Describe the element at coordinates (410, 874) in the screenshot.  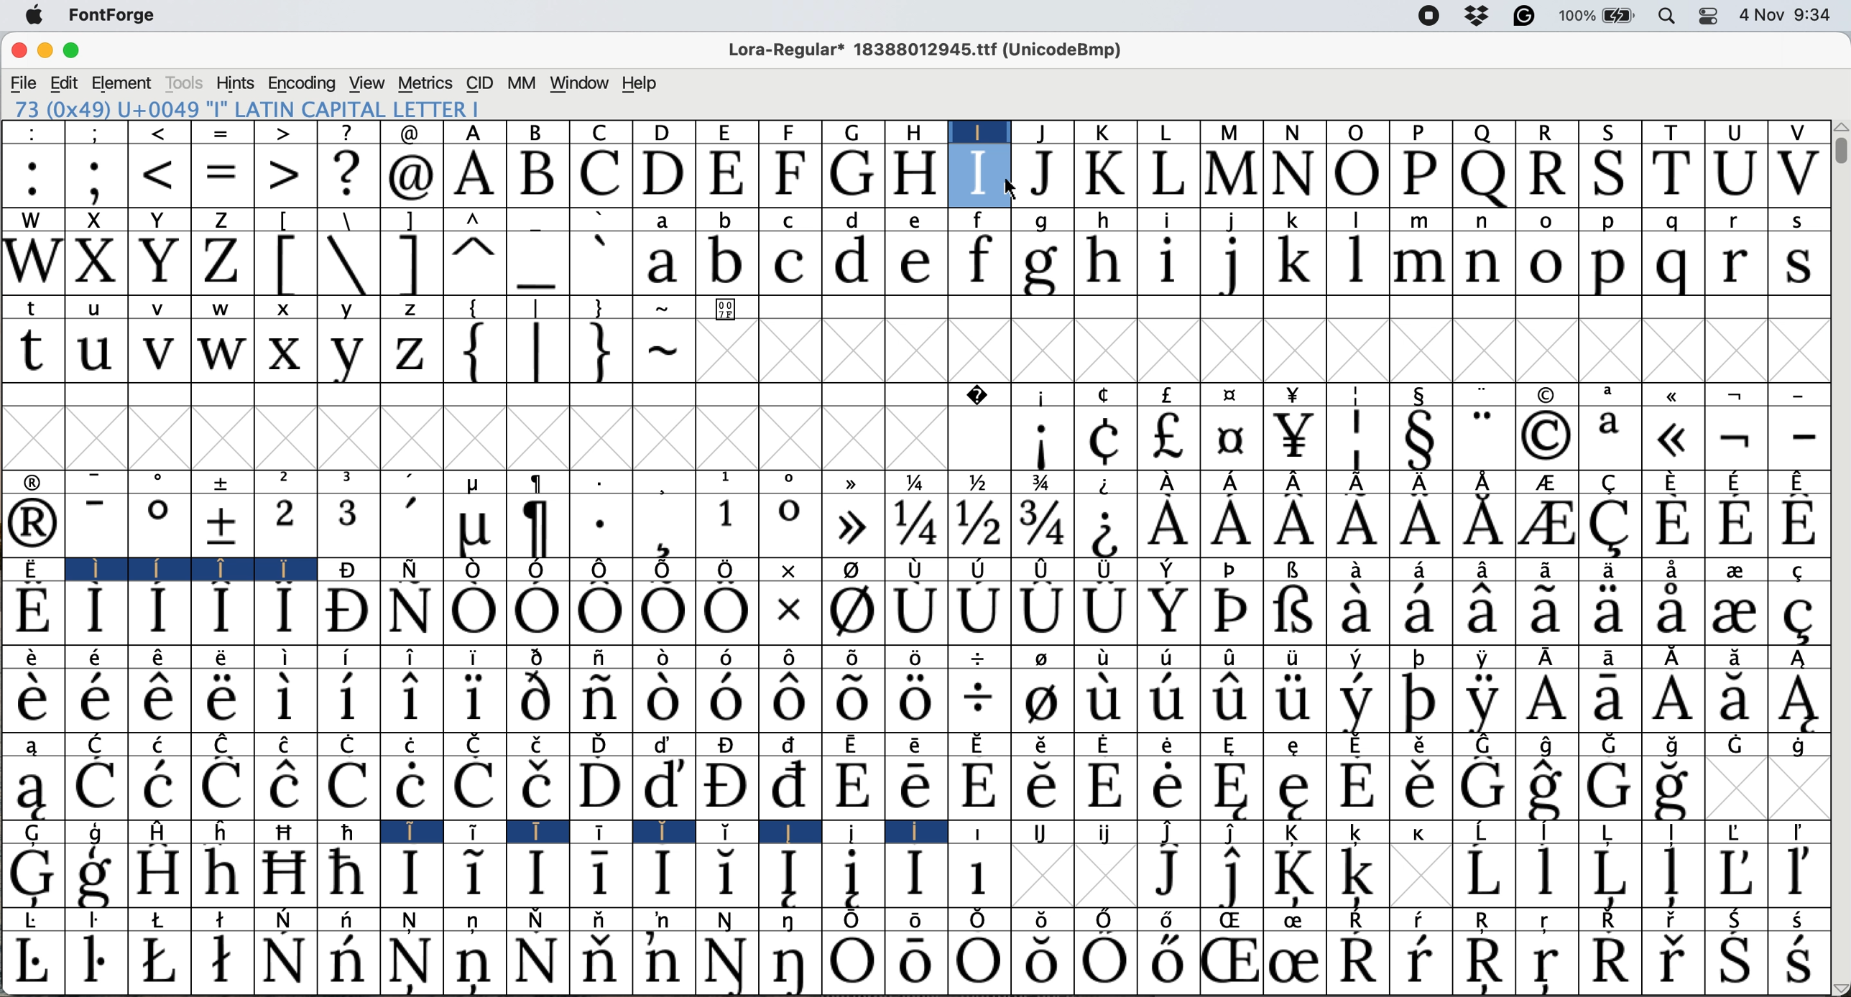
I see `Symbol` at that location.